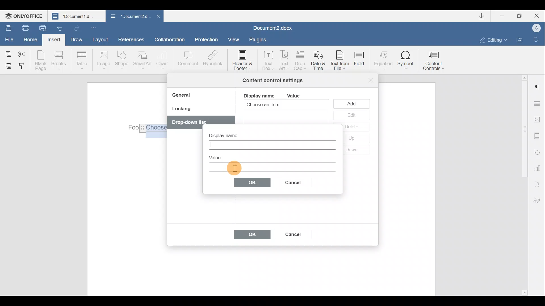 The width and height of the screenshot is (545, 306). What do you see at coordinates (95, 27) in the screenshot?
I see `Customize quick access toolbar` at bounding box center [95, 27].